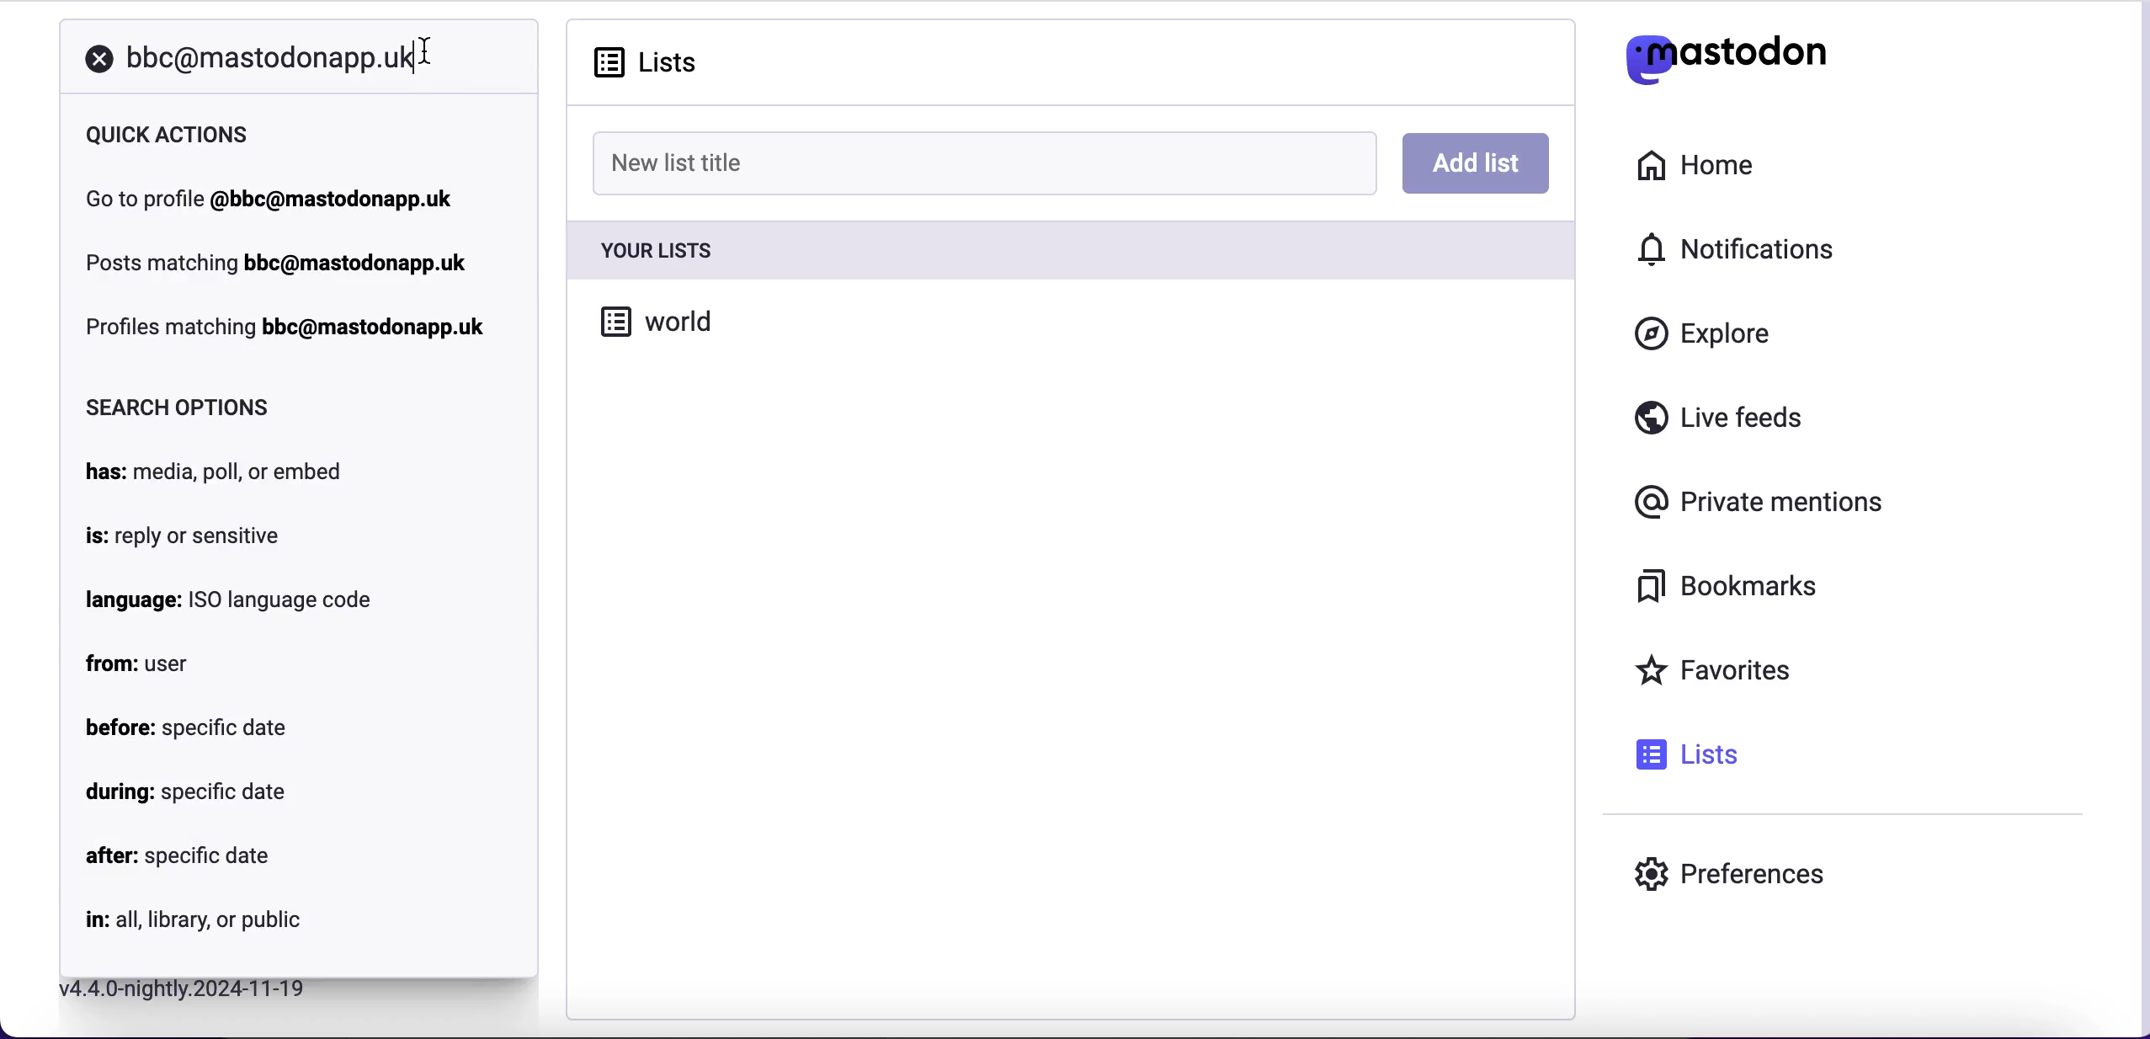 The width and height of the screenshot is (2150, 1039). Describe the element at coordinates (1067, 248) in the screenshot. I see `your lists` at that location.